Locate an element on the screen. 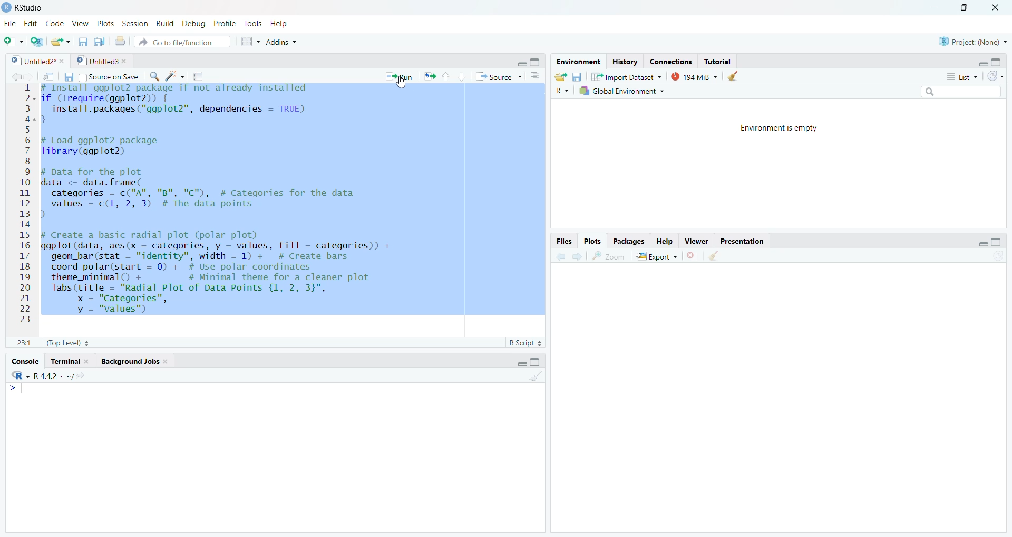 This screenshot has width=1012, height=537. Files is located at coordinates (565, 242).